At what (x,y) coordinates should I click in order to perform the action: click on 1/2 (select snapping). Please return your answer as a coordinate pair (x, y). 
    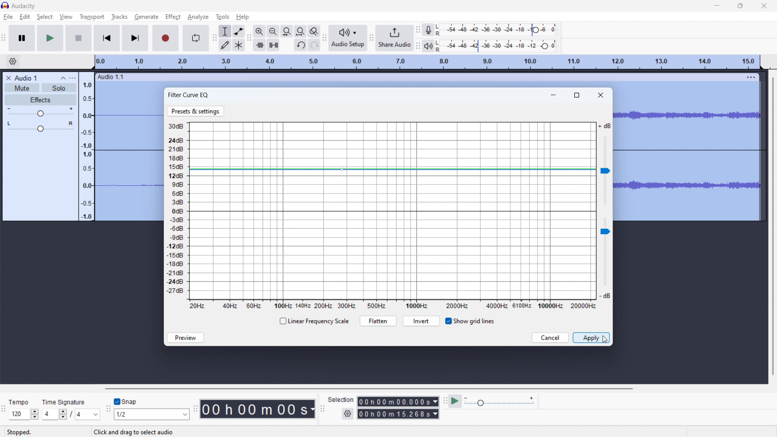
    Looking at the image, I should click on (152, 414).